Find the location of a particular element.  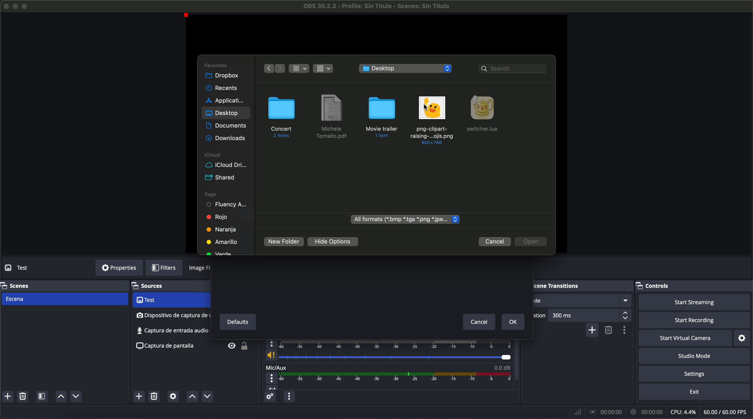

red point is located at coordinates (188, 16).